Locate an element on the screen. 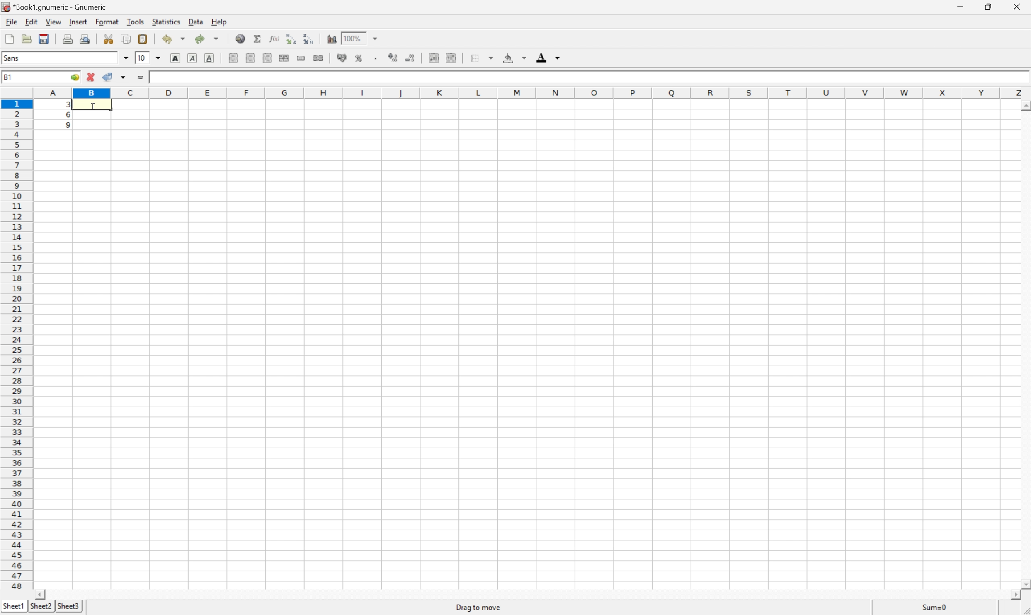 The image size is (1031, 615). Cursor is located at coordinates (92, 107).